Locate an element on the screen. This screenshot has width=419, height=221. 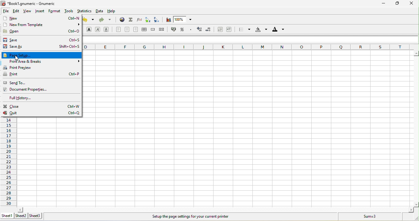
cursor movement is located at coordinates (18, 58).